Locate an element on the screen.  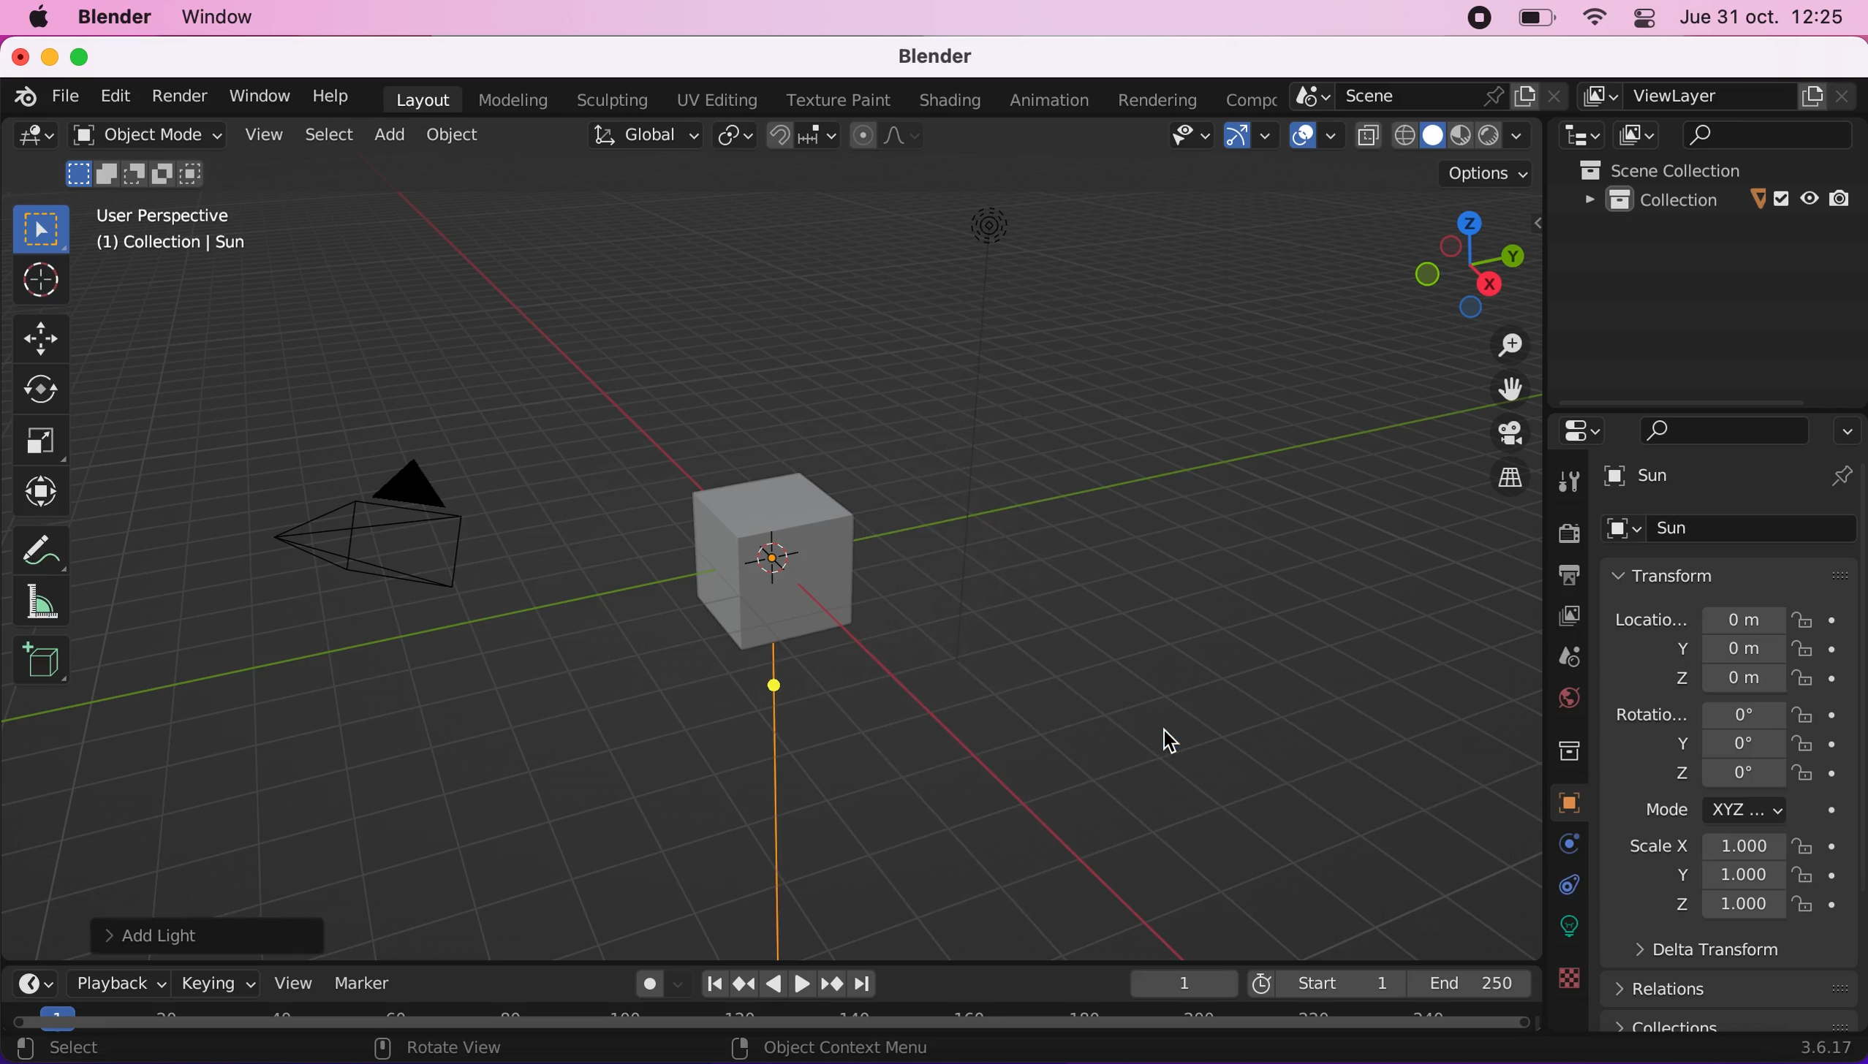
minimize is located at coordinates (49, 58).